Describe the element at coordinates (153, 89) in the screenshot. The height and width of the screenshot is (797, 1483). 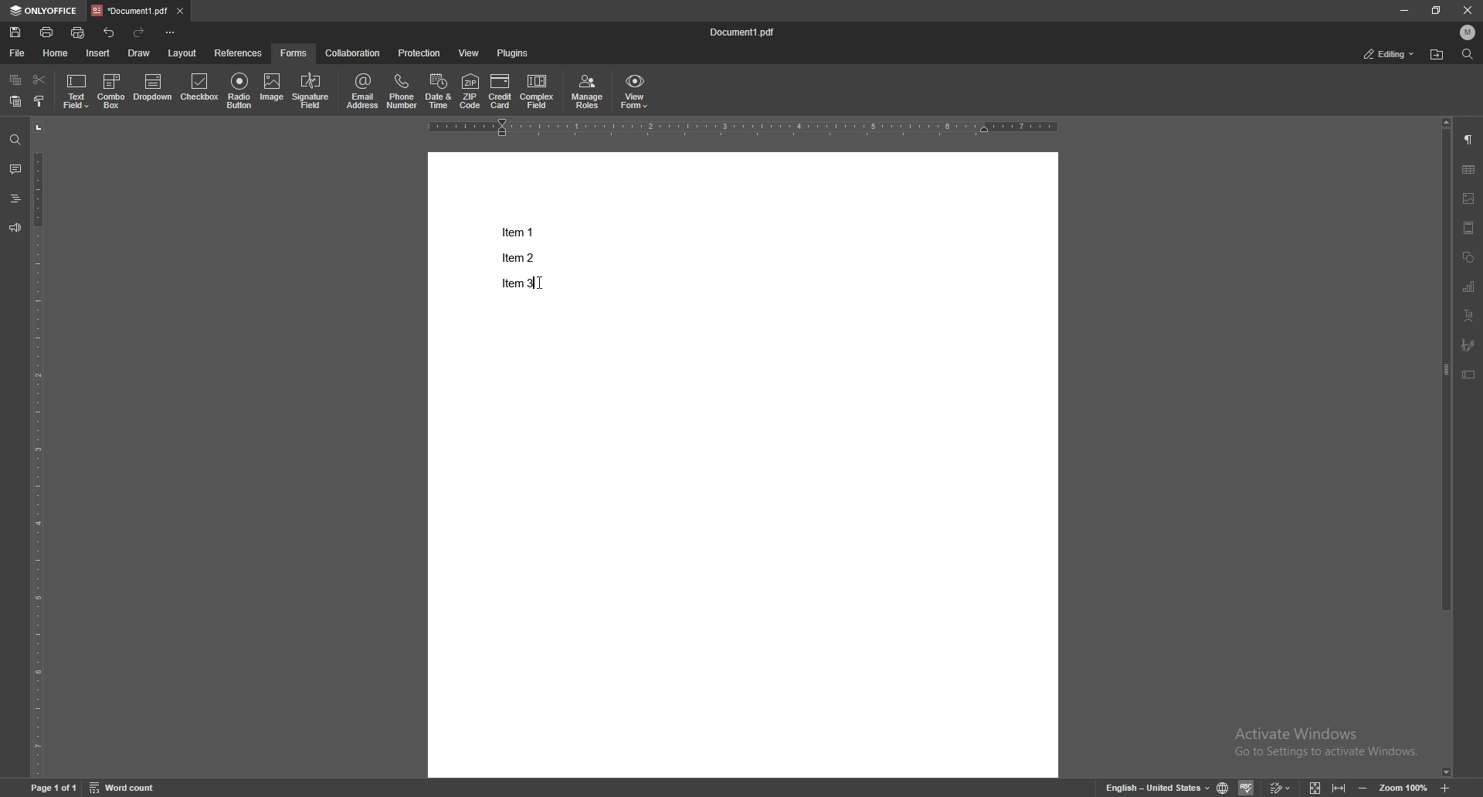
I see `dropdown` at that location.